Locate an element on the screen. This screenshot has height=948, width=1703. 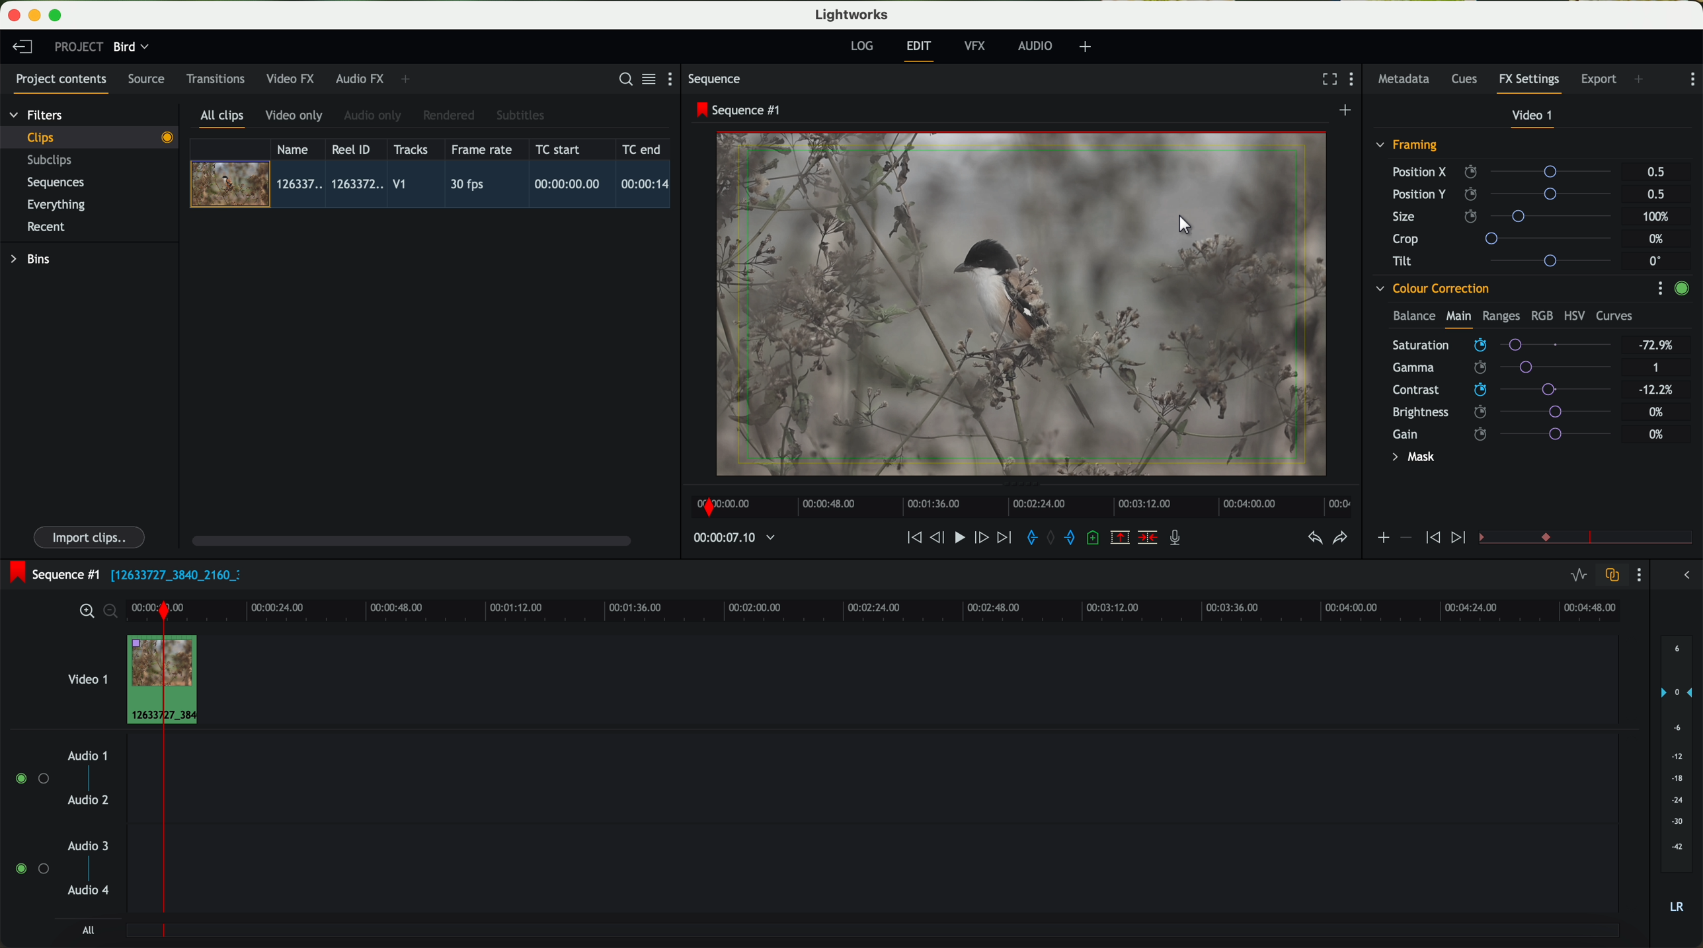
add a cue at the current position is located at coordinates (1095, 538).